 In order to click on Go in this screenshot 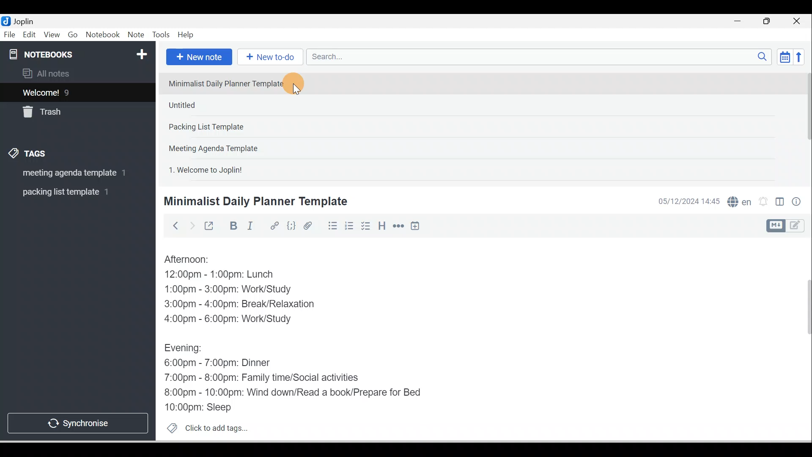, I will do `click(74, 35)`.